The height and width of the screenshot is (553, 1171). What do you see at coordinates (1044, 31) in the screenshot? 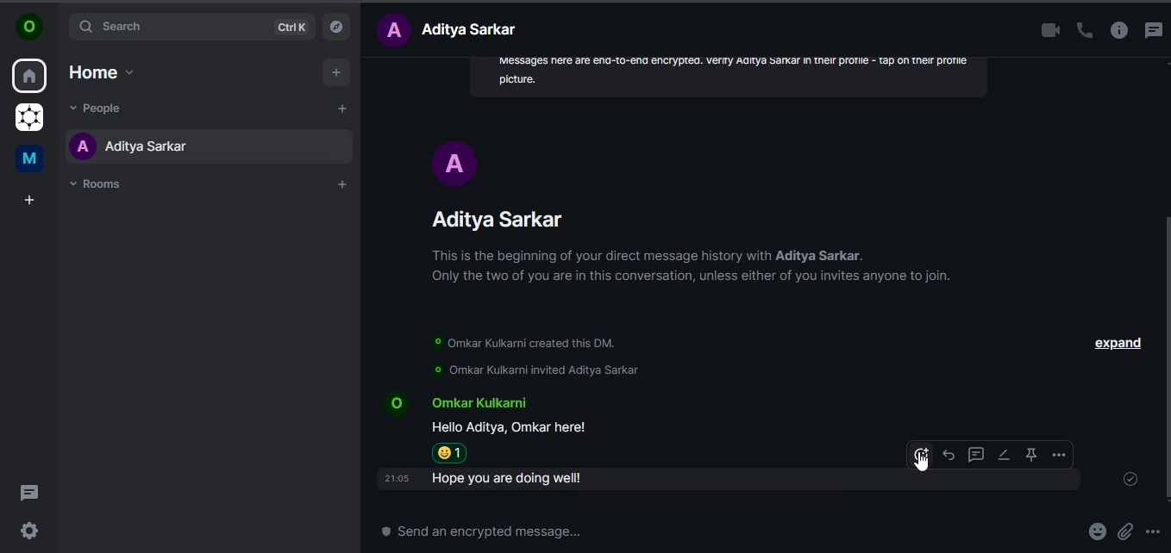
I see `video call` at bounding box center [1044, 31].